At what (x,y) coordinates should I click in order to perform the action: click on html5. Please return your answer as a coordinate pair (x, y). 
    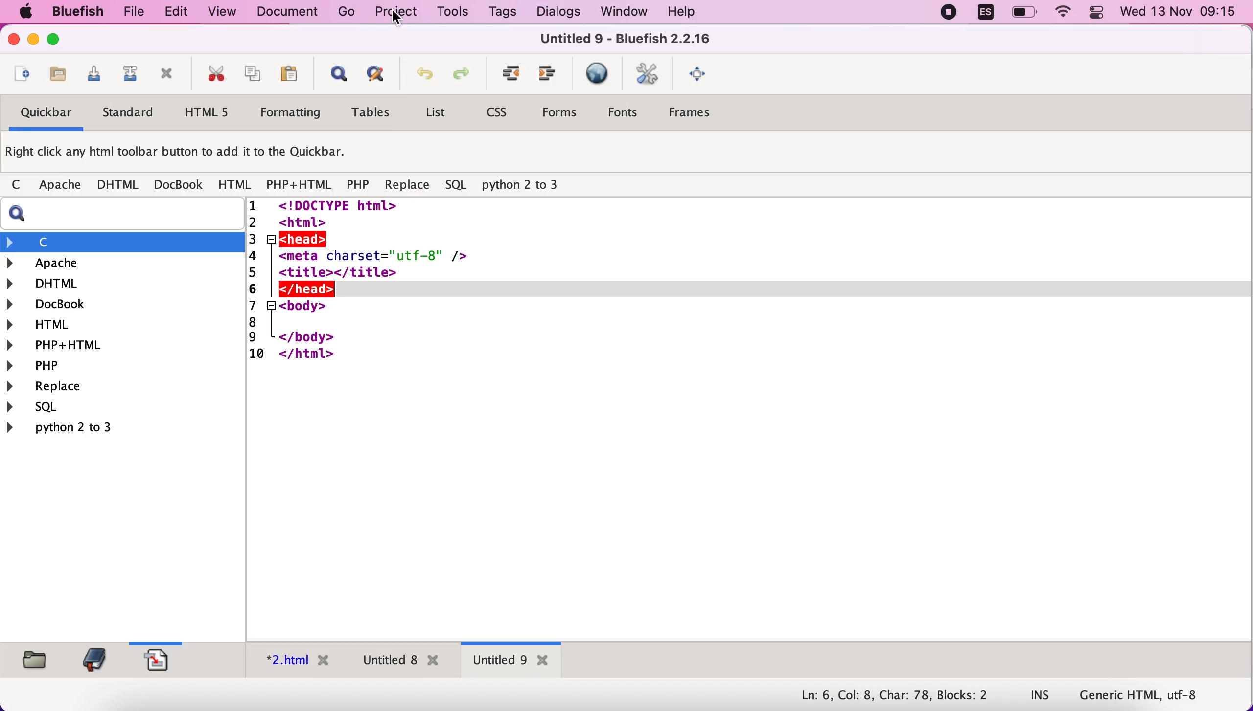
    Looking at the image, I should click on (209, 113).